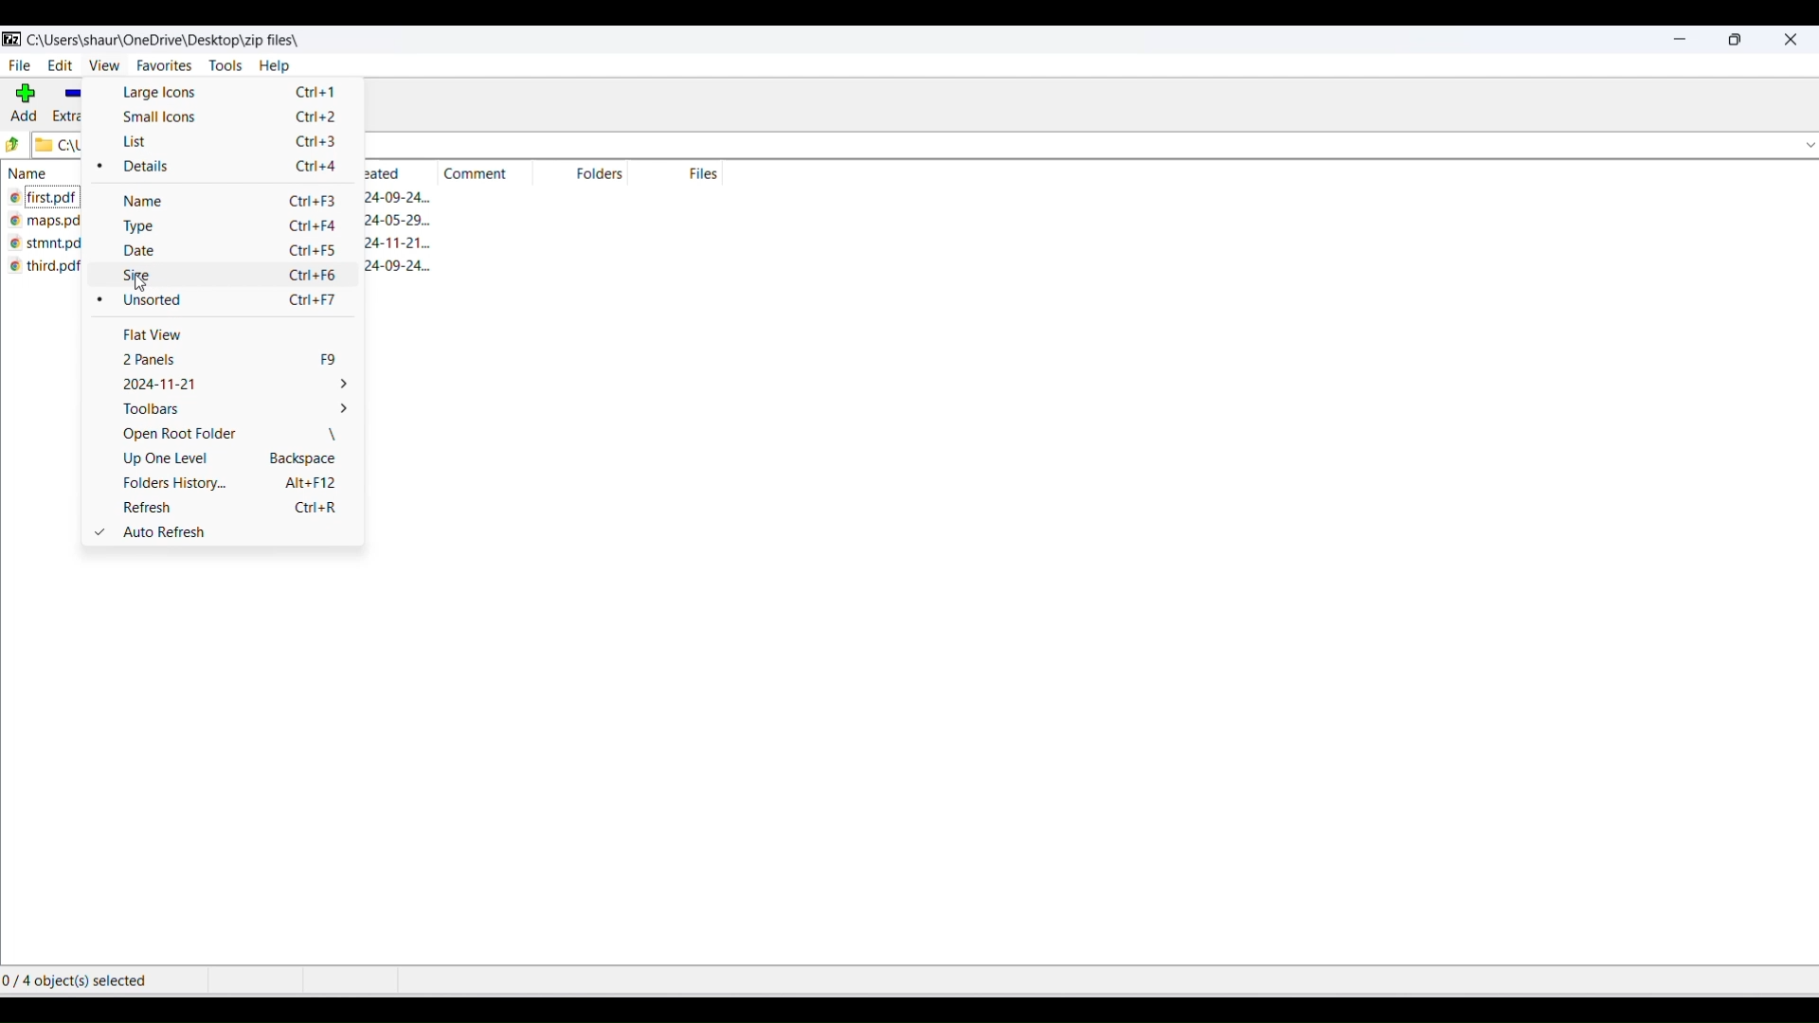 Image resolution: width=1819 pixels, height=1023 pixels. Describe the element at coordinates (401, 242) in the screenshot. I see `creation date` at that location.